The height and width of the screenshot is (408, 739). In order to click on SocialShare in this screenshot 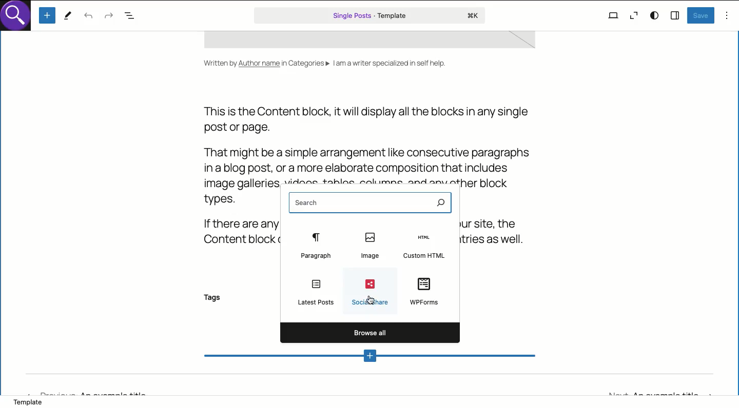, I will do `click(372, 290)`.